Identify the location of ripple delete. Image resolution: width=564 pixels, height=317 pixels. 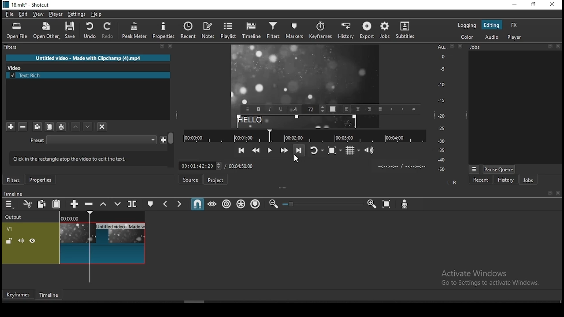
(90, 204).